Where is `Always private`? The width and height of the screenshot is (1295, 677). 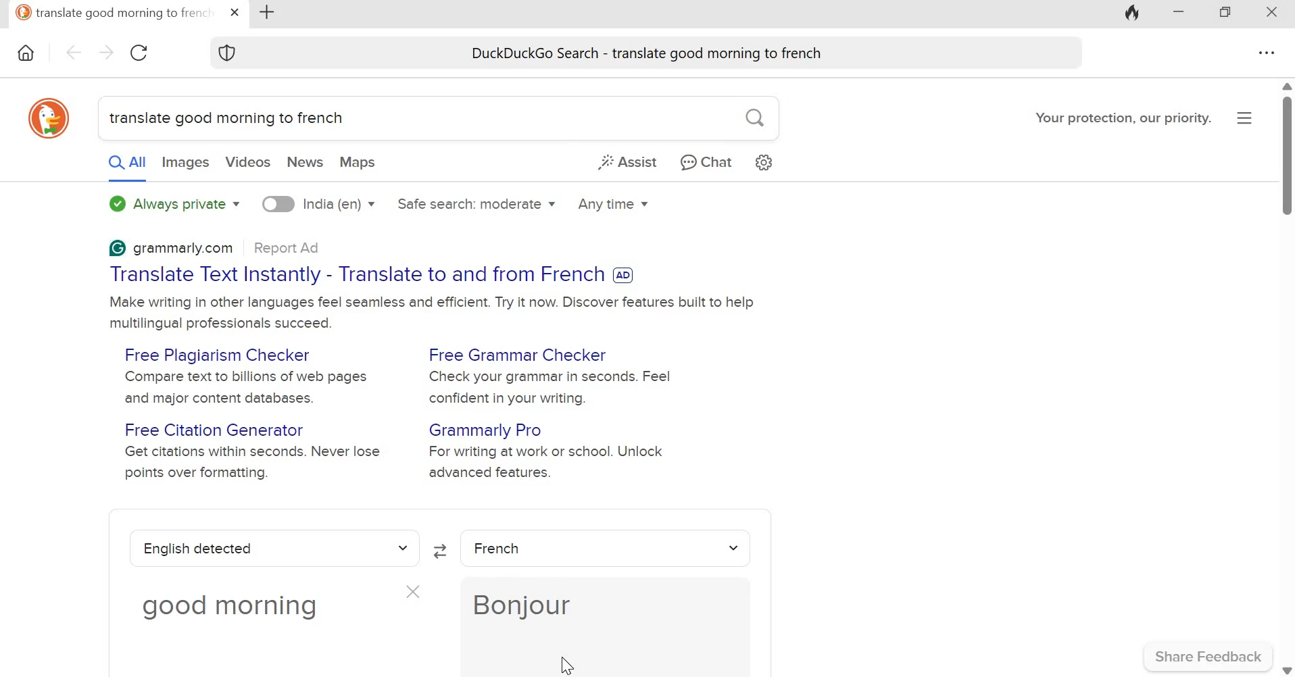 Always private is located at coordinates (179, 202).